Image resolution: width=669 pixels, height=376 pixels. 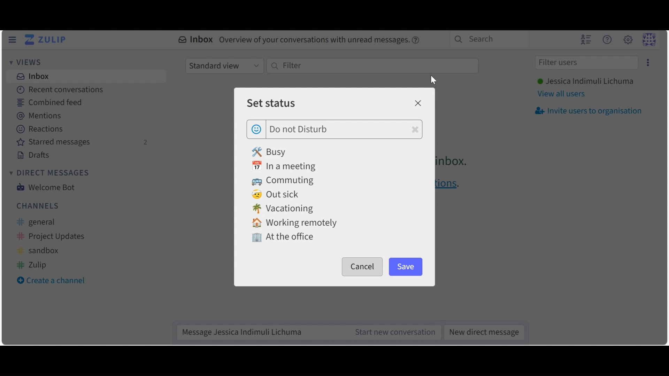 What do you see at coordinates (260, 332) in the screenshot?
I see `Reply message` at bounding box center [260, 332].